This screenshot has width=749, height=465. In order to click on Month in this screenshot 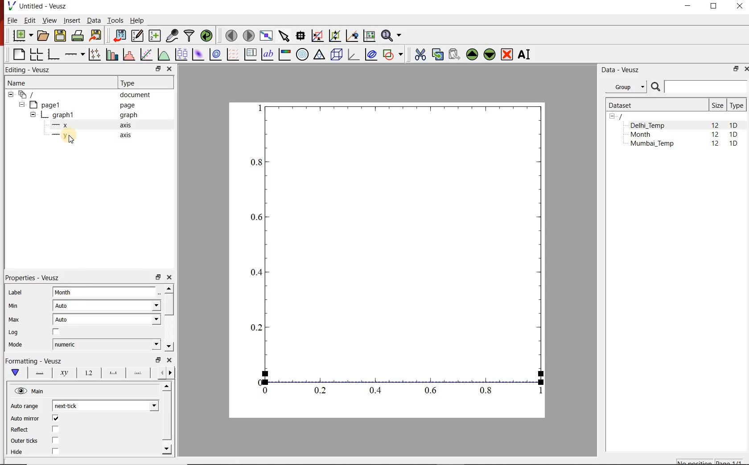, I will do `click(107, 293)`.